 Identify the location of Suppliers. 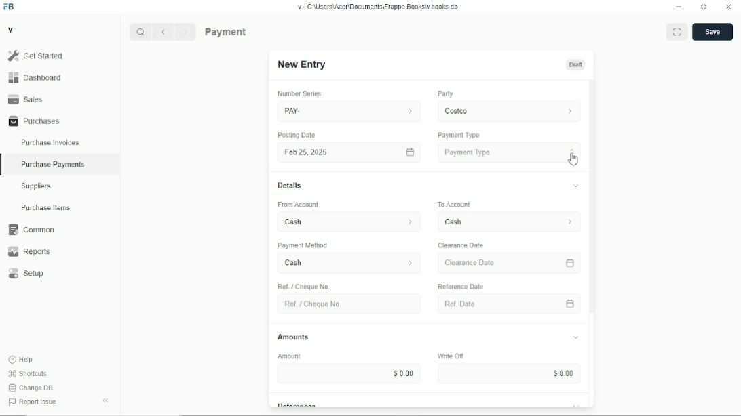
(60, 186).